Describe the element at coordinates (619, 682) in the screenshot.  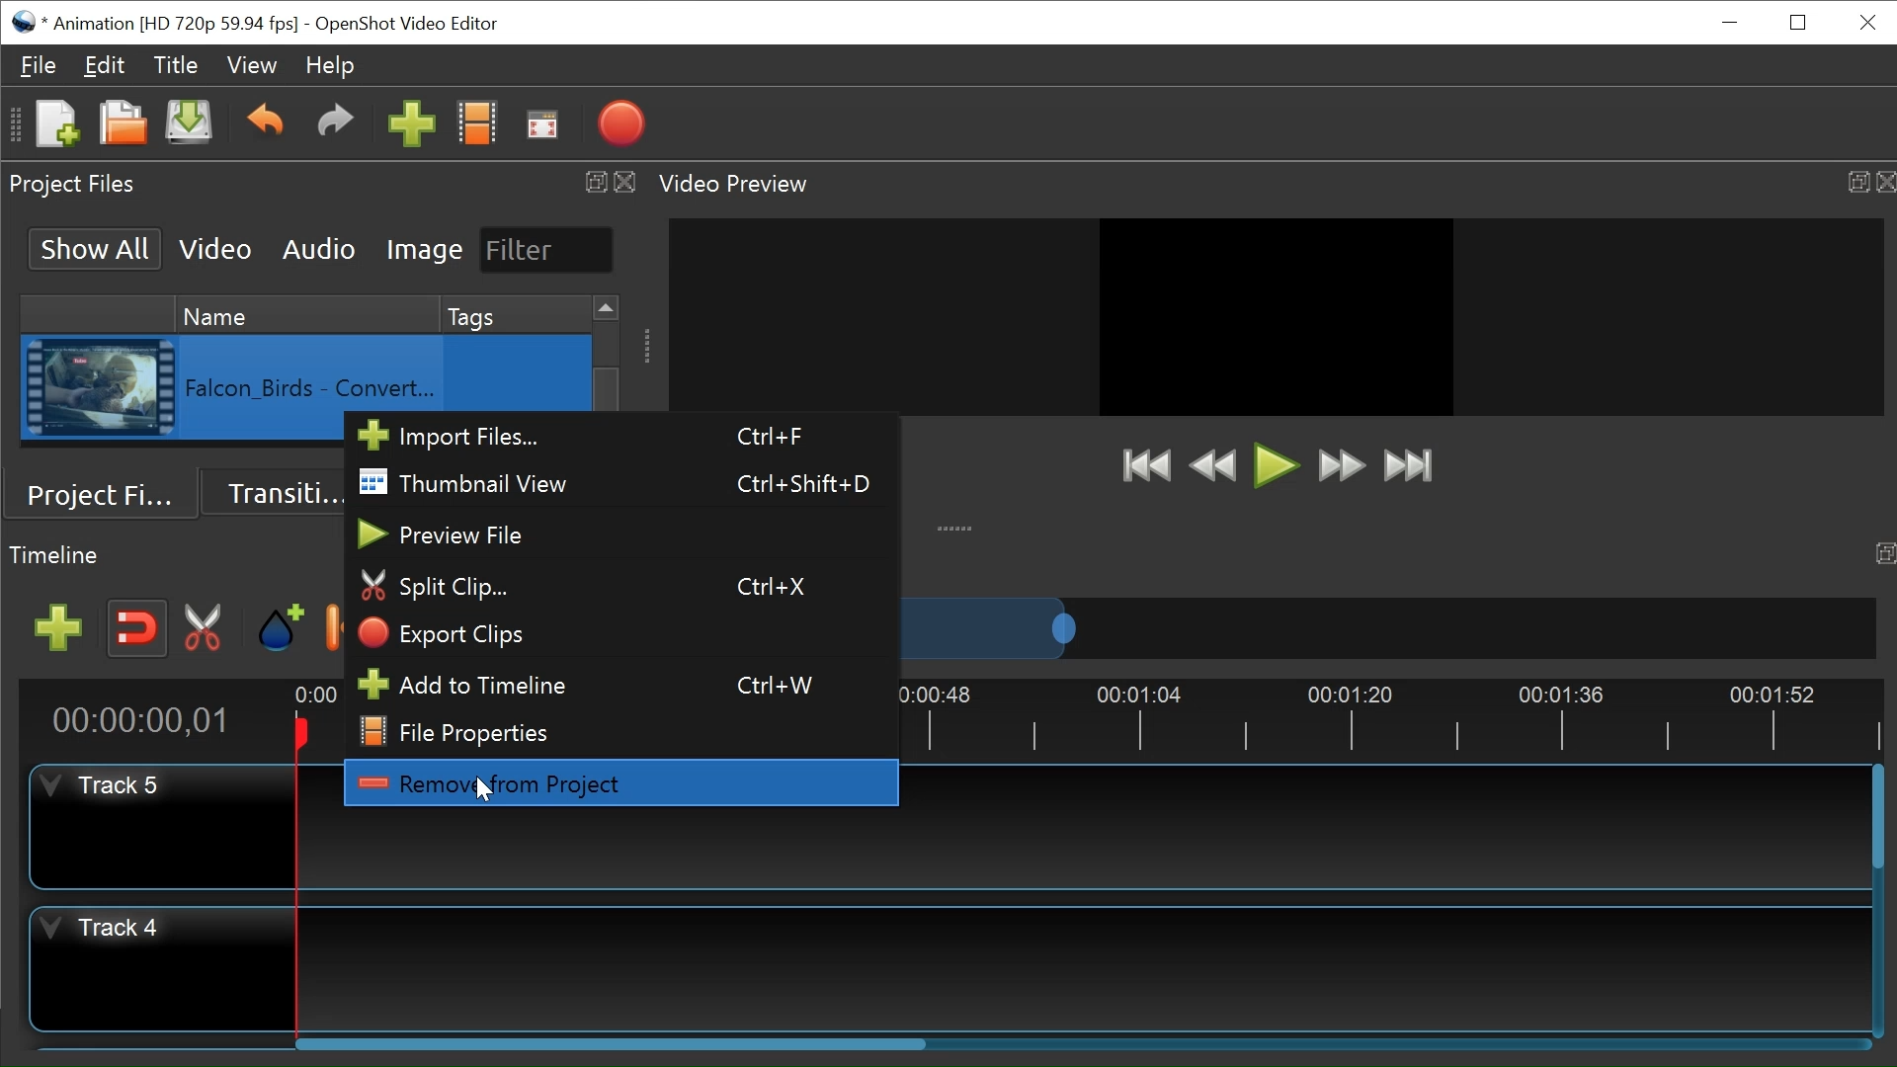
I see `Add to Timeline` at that location.